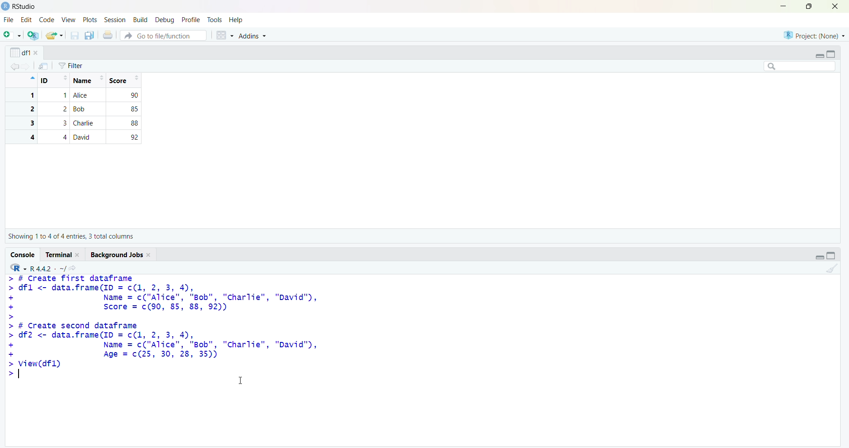 The image size is (849, 448). What do you see at coordinates (800, 66) in the screenshot?
I see `searchbox` at bounding box center [800, 66].